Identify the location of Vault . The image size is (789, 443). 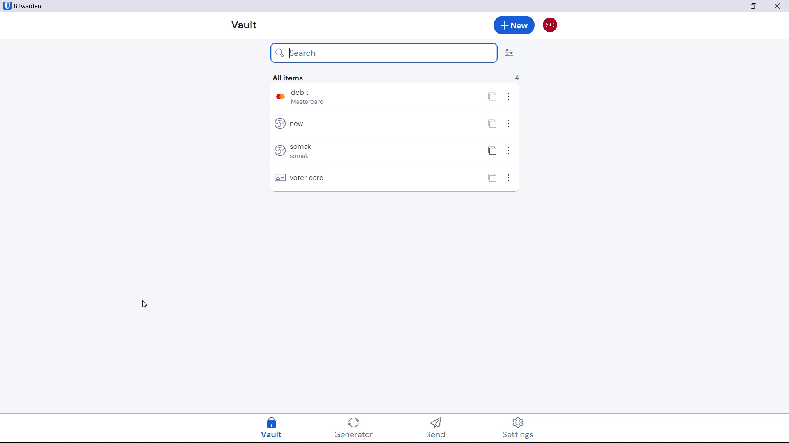
(245, 25).